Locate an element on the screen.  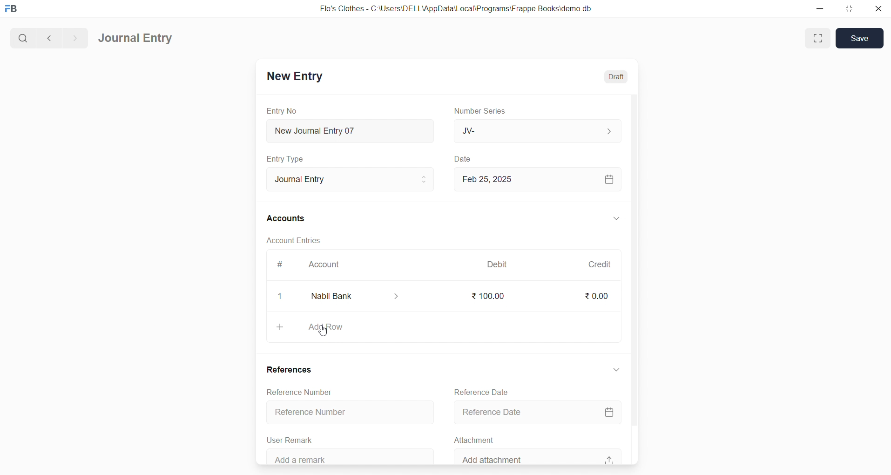
Reference Number is located at coordinates (346, 413).